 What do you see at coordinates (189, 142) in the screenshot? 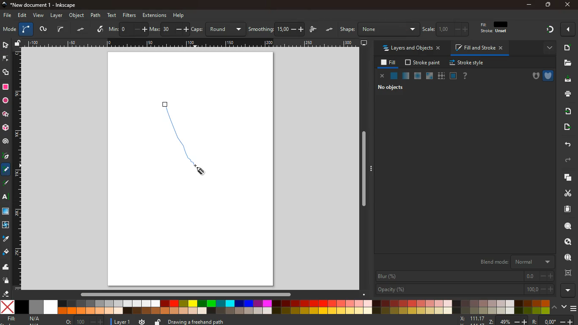
I see `draw` at bounding box center [189, 142].